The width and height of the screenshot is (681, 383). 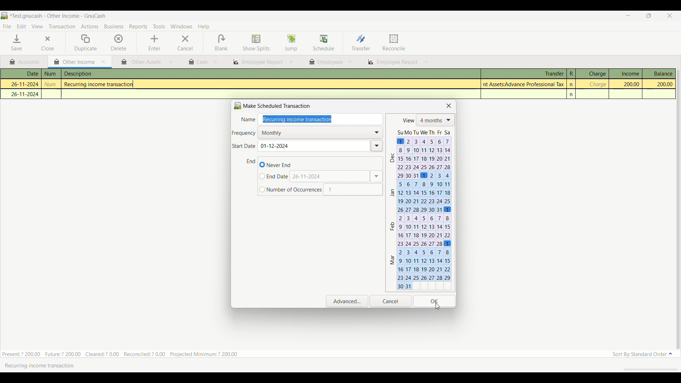 I want to click on 26-11-2024, so click(x=23, y=94).